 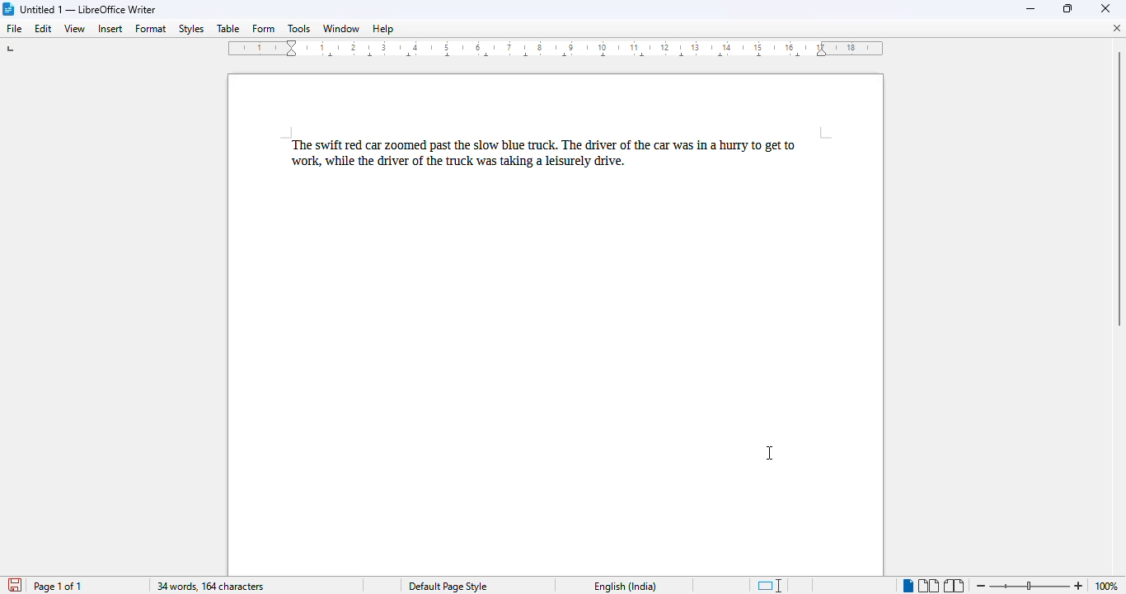 What do you see at coordinates (1029, 587) in the screenshot?
I see `Change zoom levele` at bounding box center [1029, 587].